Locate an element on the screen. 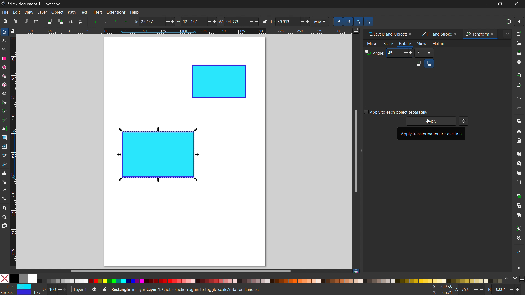  zoom page is located at coordinates (519, 173).